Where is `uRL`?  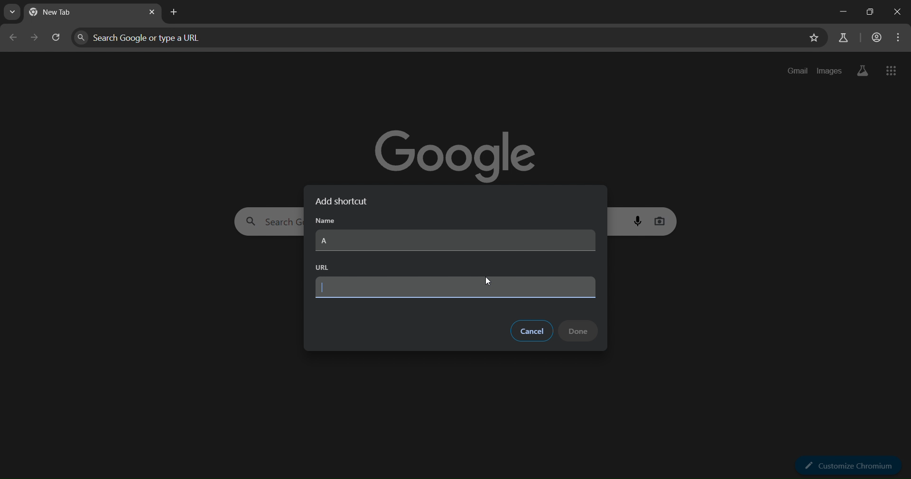 uRL is located at coordinates (320, 267).